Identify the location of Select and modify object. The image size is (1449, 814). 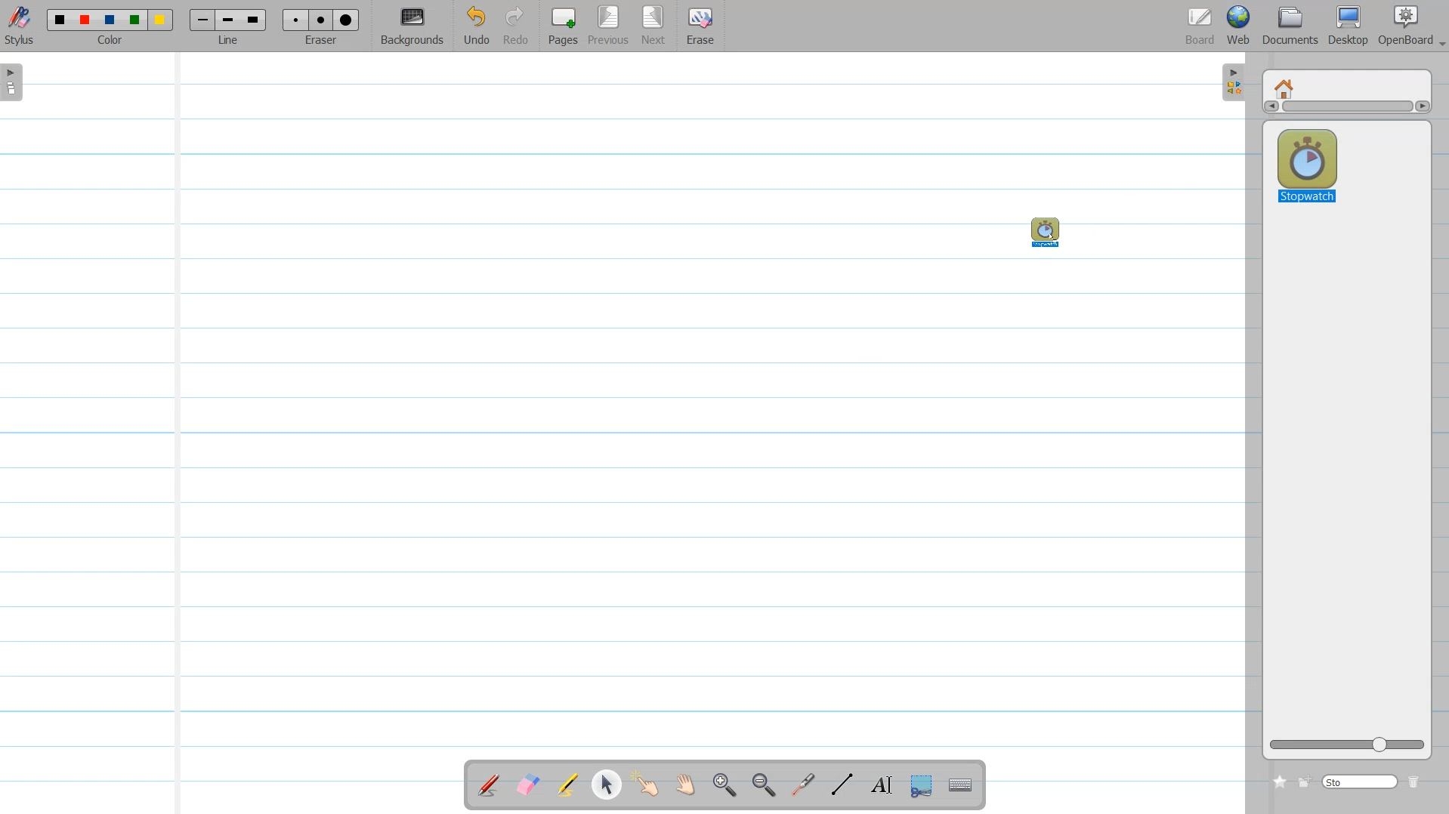
(606, 785).